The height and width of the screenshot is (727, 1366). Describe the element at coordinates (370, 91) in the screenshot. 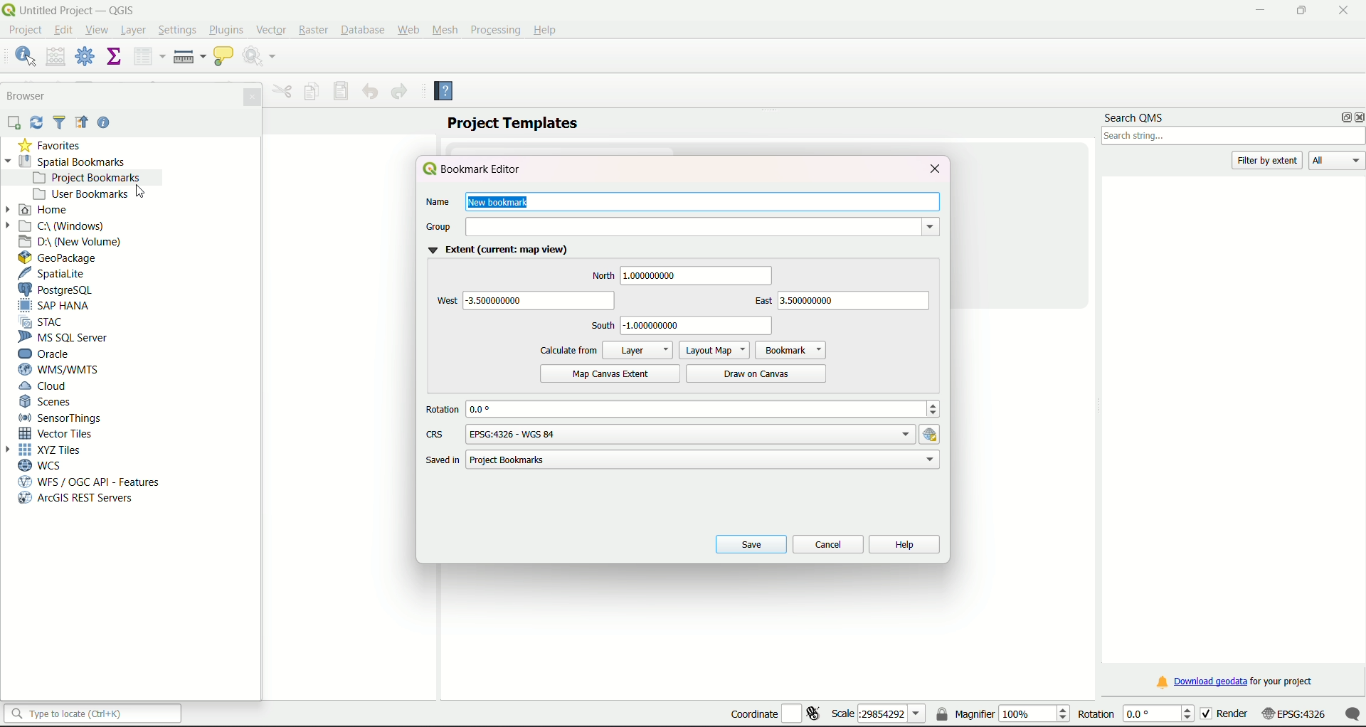

I see `Undo` at that location.